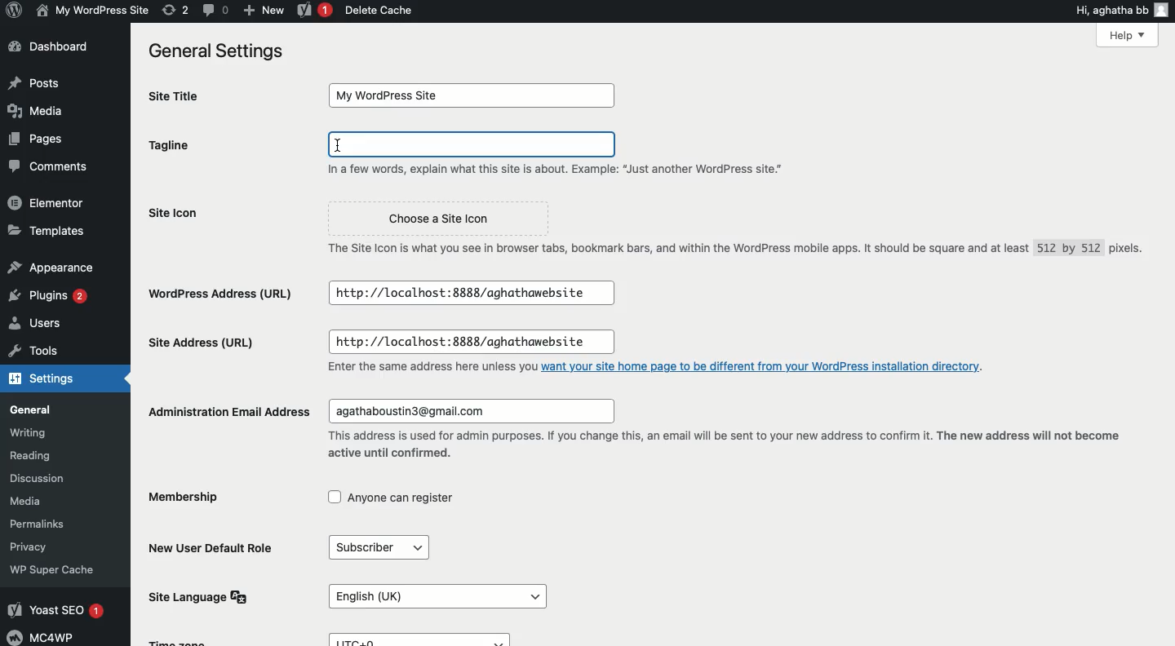 This screenshot has width=1175, height=646. What do you see at coordinates (35, 502) in the screenshot?
I see `Media` at bounding box center [35, 502].